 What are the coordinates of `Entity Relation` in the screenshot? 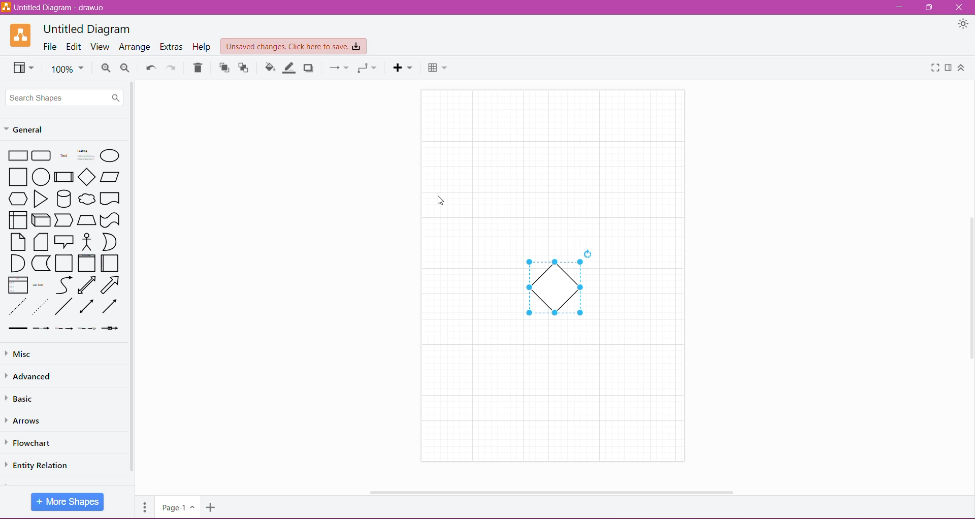 It's located at (43, 466).